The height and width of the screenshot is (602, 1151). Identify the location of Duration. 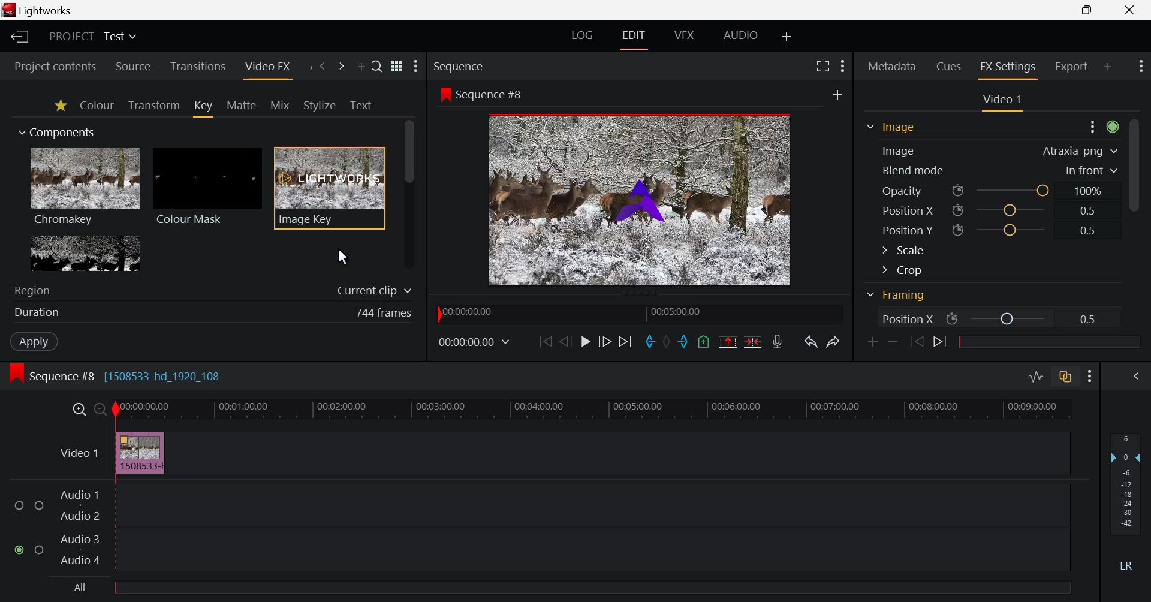
(40, 313).